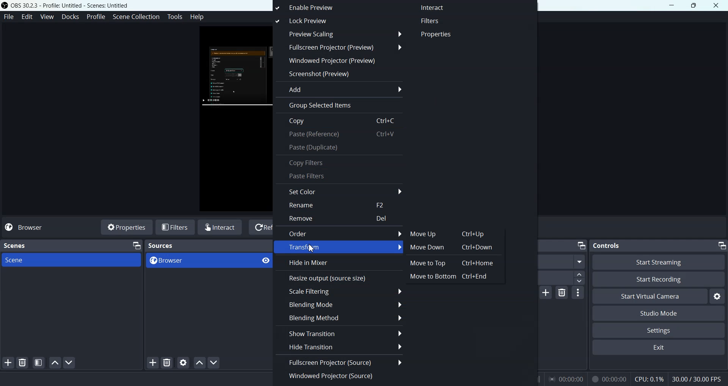 The height and width of the screenshot is (386, 728). What do you see at coordinates (648, 378) in the screenshot?
I see `CPU: 0.1%` at bounding box center [648, 378].